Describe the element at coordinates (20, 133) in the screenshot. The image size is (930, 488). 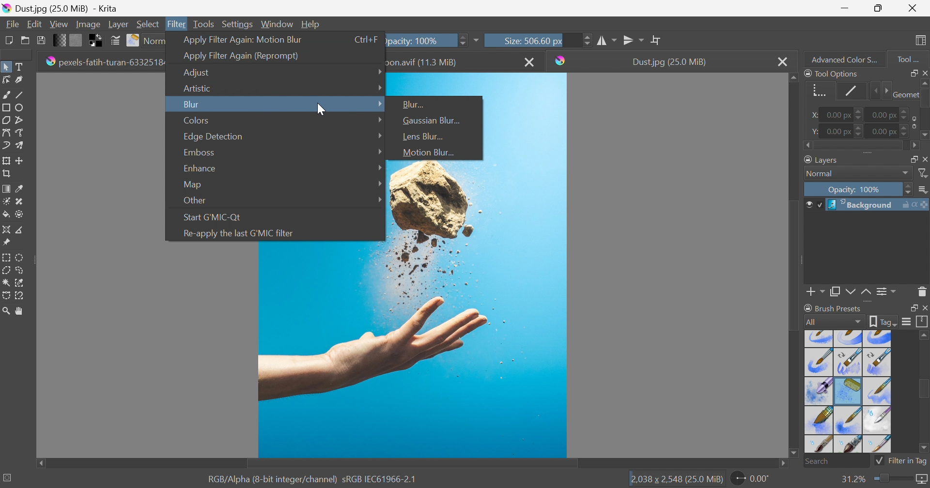
I see `Freehand path tool` at that location.